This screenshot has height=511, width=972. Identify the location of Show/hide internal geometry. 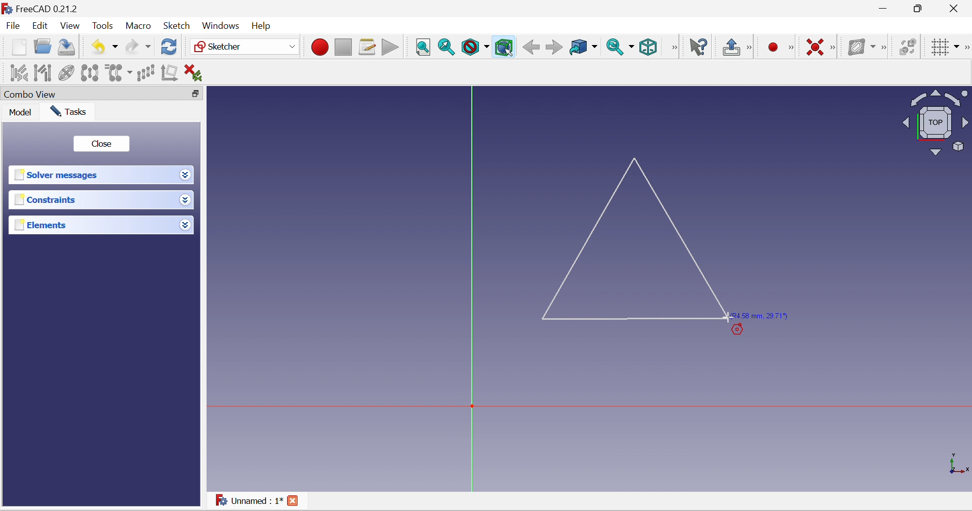
(67, 72).